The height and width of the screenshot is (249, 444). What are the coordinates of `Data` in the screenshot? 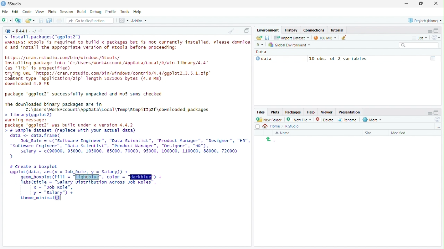 It's located at (263, 52).